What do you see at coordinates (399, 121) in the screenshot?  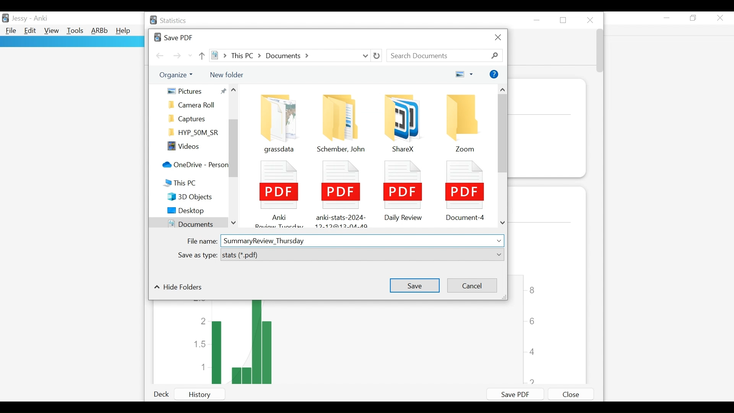 I see `Folder` at bounding box center [399, 121].